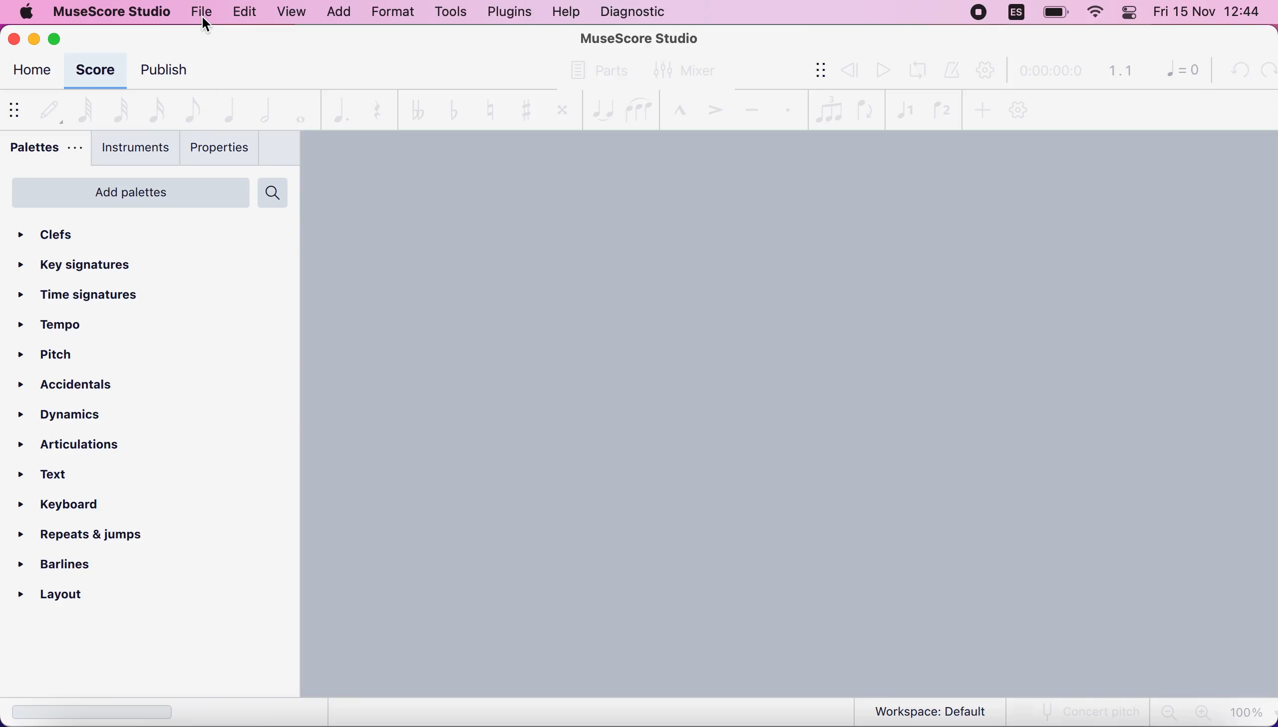  What do you see at coordinates (1201, 713) in the screenshot?
I see `zoom in` at bounding box center [1201, 713].